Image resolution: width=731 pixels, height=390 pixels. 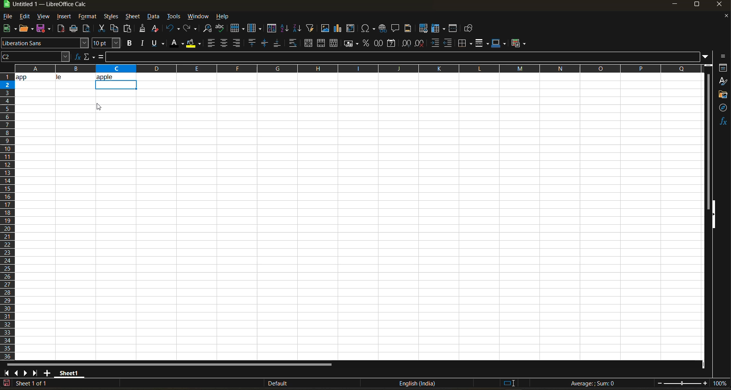 I want to click on conditional, so click(x=520, y=43).